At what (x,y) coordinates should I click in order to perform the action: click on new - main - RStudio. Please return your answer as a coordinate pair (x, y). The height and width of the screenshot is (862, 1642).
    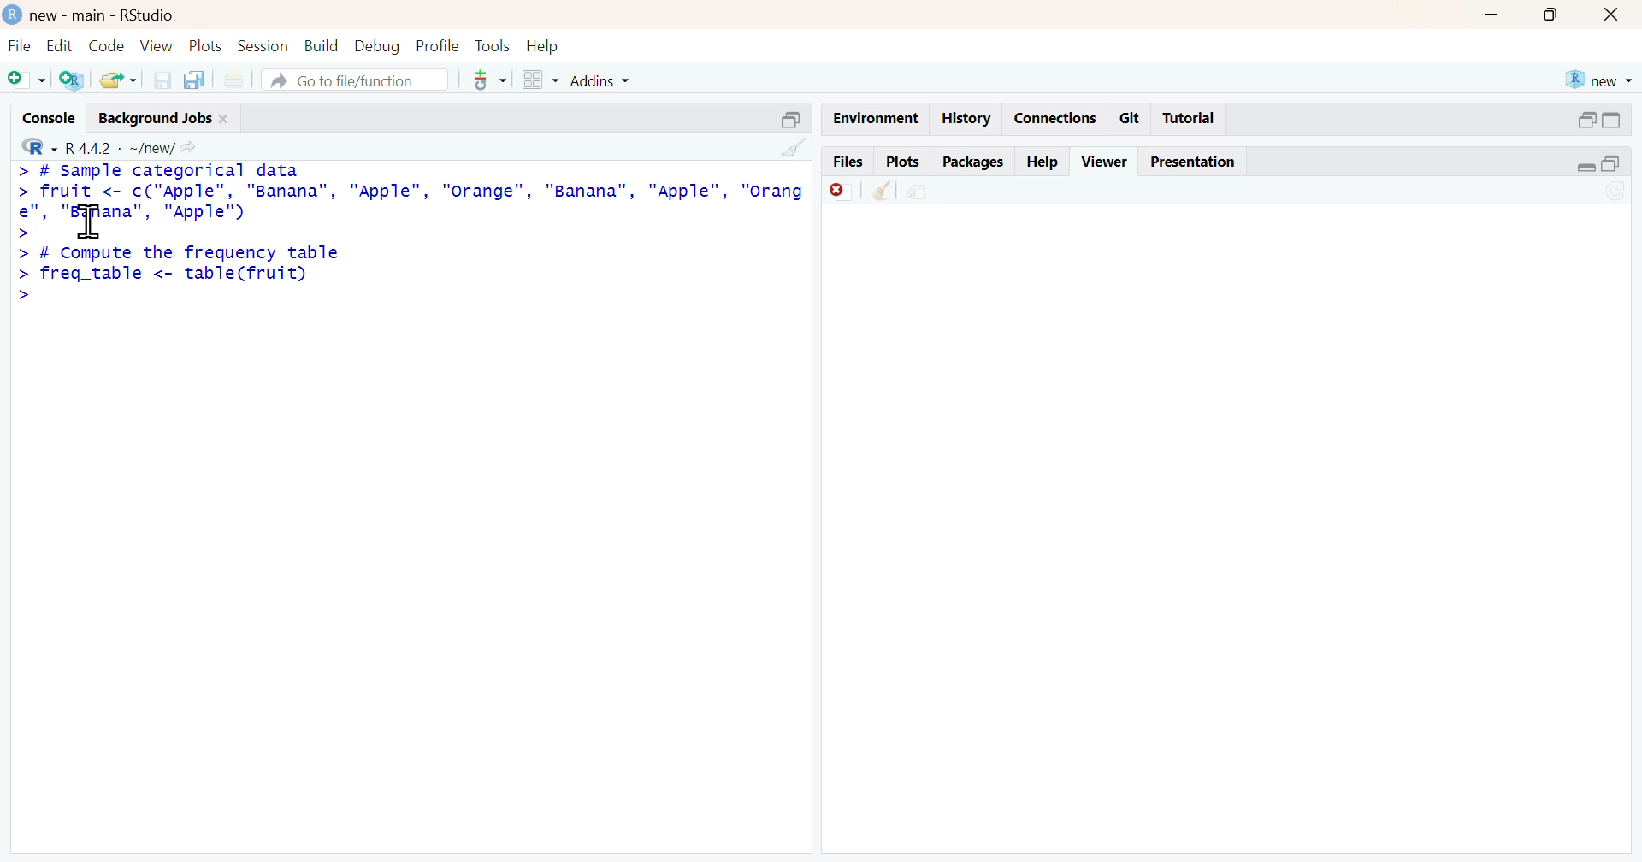
    Looking at the image, I should click on (91, 15).